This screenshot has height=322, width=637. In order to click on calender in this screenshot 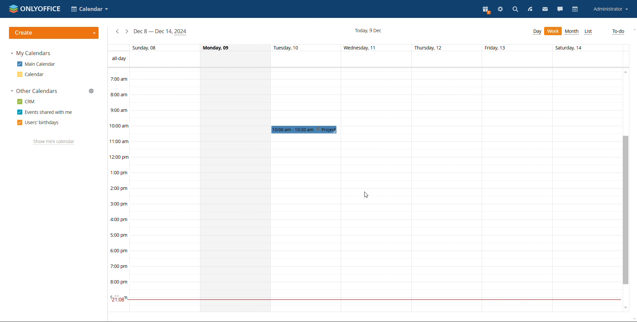, I will do `click(90, 10)`.